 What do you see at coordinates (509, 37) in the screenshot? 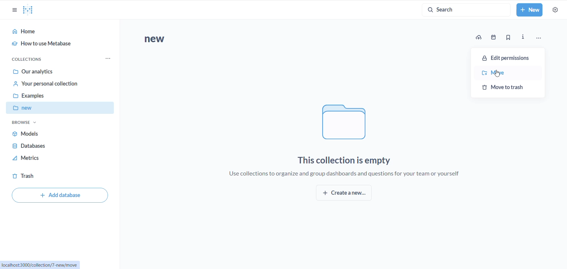
I see `bookmark` at bounding box center [509, 37].